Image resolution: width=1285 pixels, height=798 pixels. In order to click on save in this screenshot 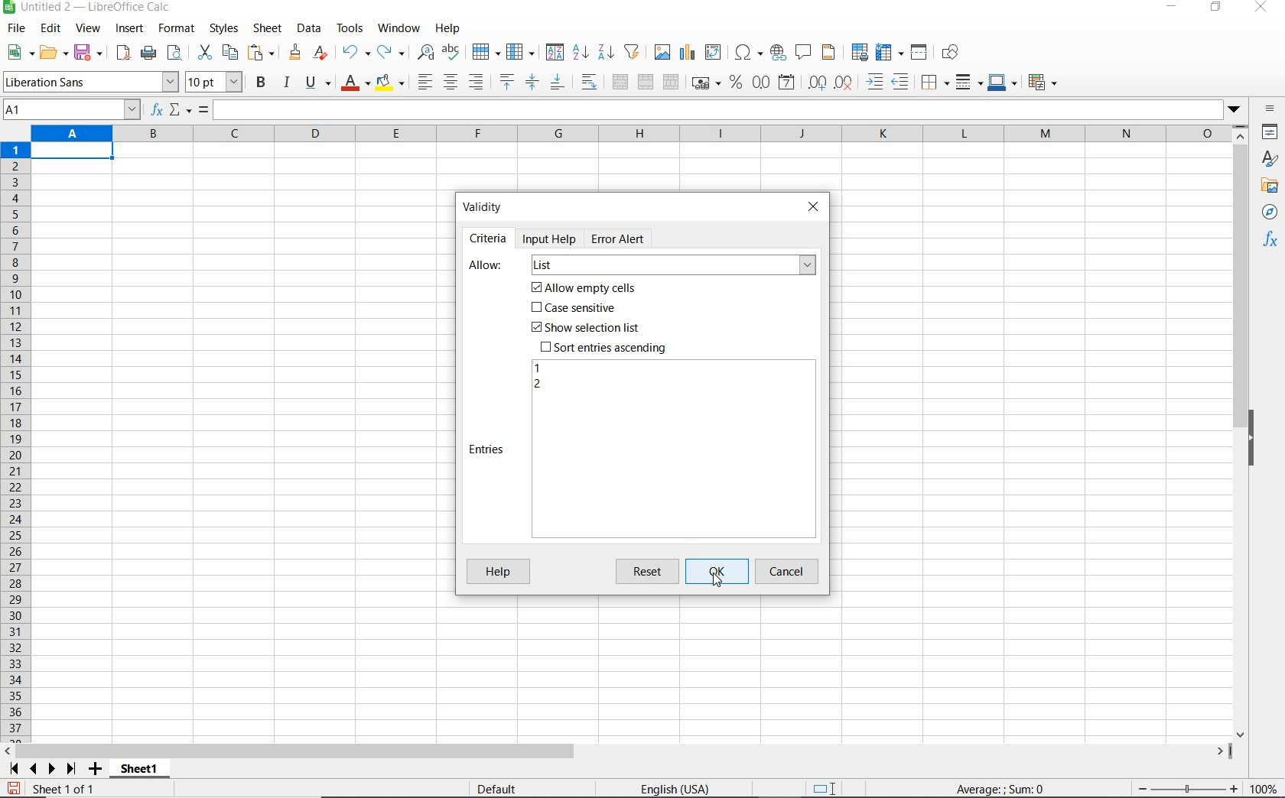, I will do `click(89, 53)`.